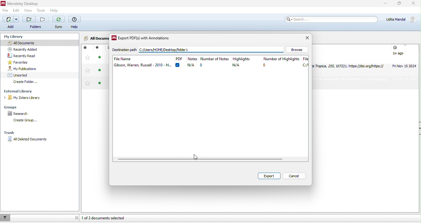  I want to click on close, so click(414, 3).